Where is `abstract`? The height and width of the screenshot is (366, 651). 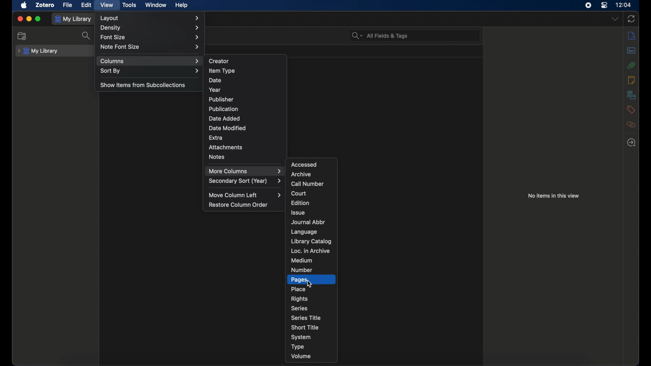 abstract is located at coordinates (631, 50).